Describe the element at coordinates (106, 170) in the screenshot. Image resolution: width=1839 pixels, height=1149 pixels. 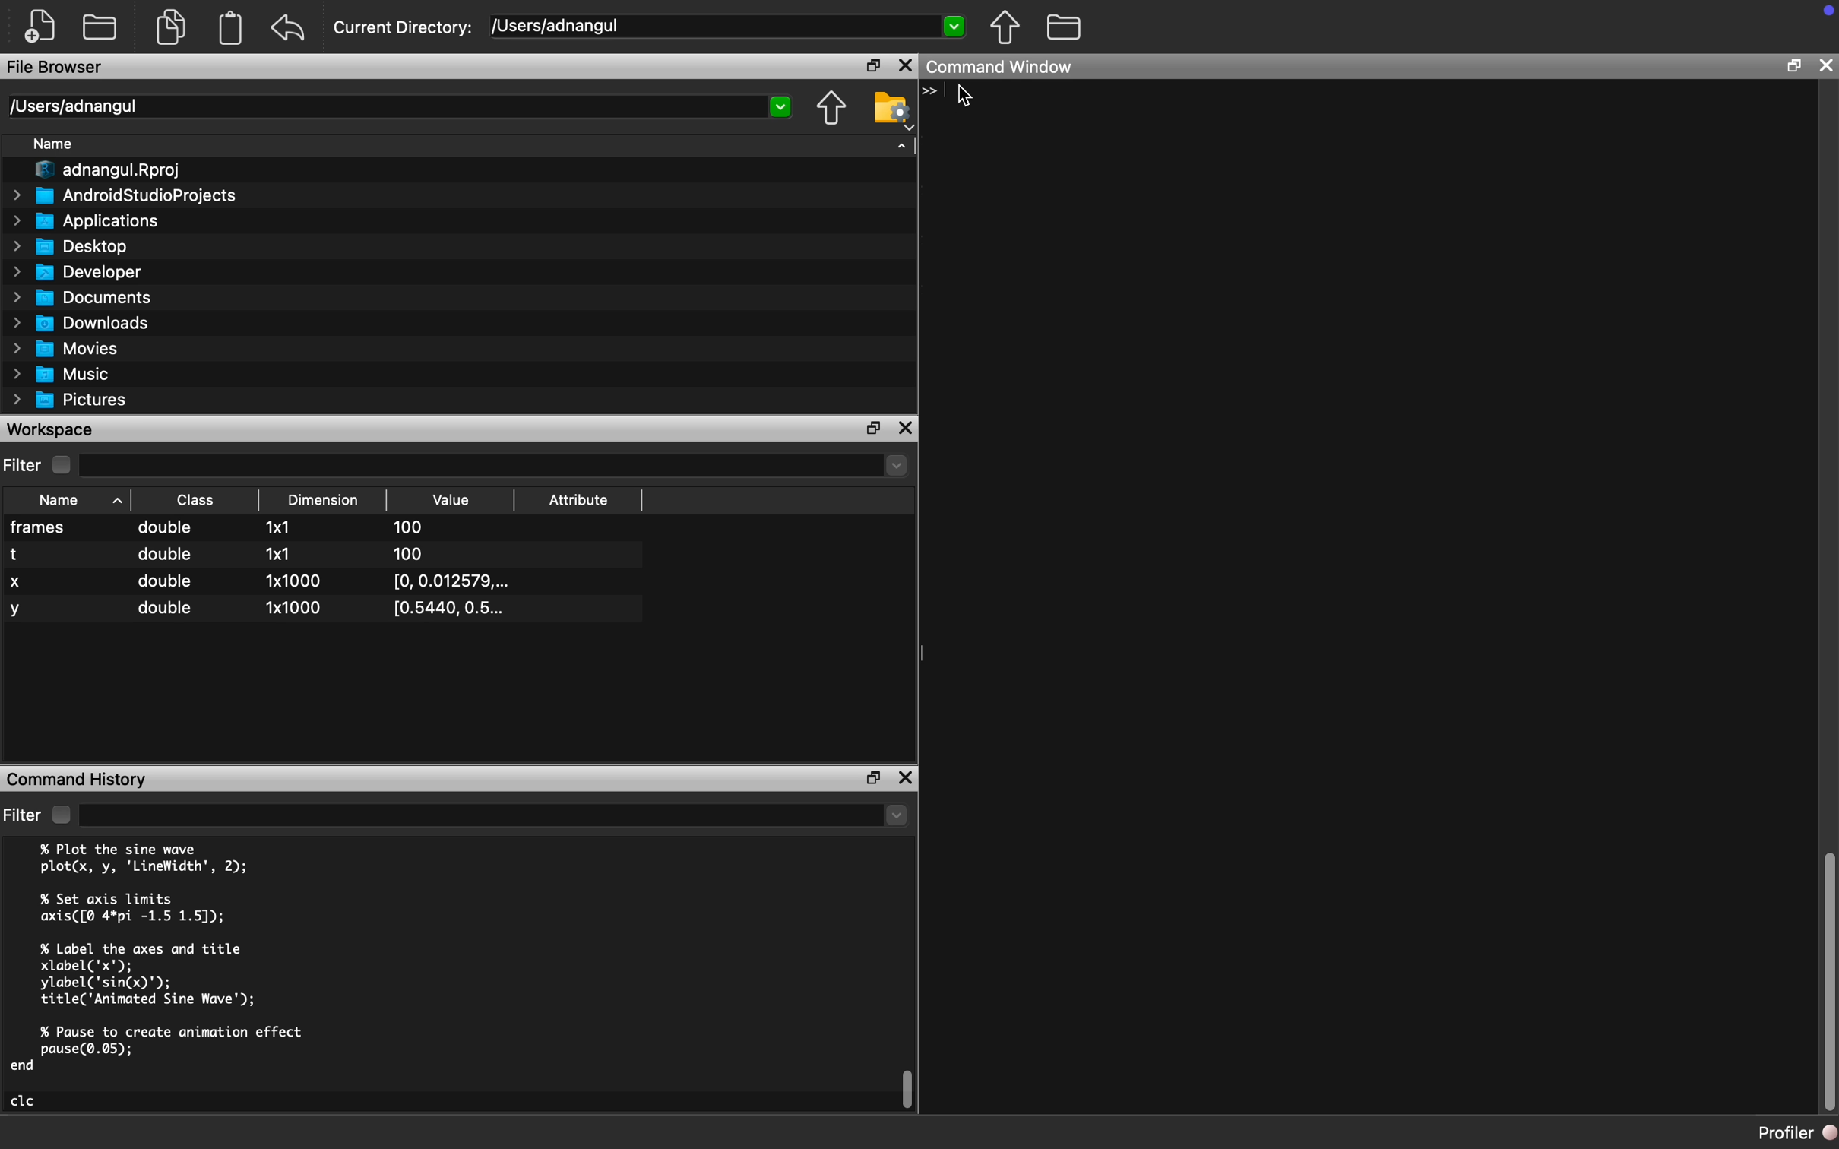
I see `adnangul.Rproj` at that location.